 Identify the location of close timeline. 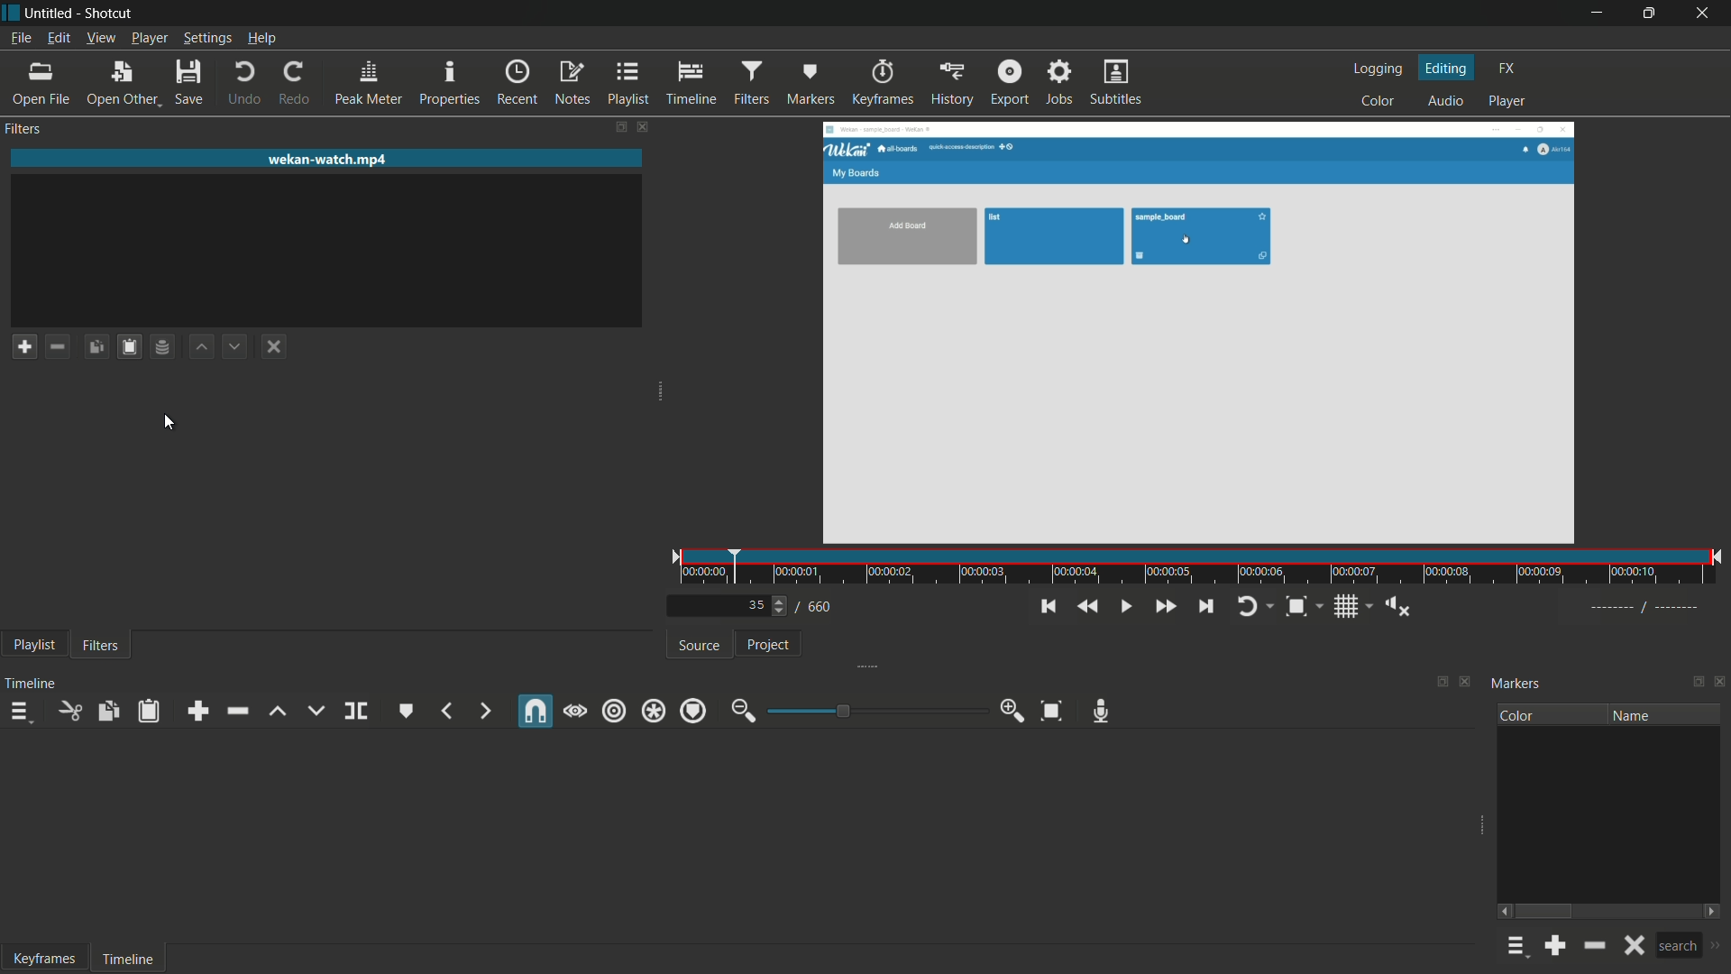
(1467, 680).